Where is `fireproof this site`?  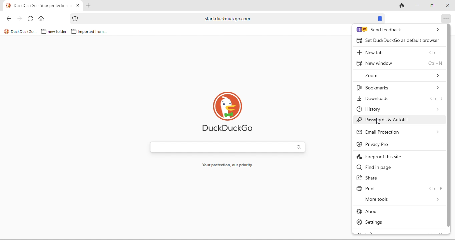 fireproof this site is located at coordinates (400, 157).